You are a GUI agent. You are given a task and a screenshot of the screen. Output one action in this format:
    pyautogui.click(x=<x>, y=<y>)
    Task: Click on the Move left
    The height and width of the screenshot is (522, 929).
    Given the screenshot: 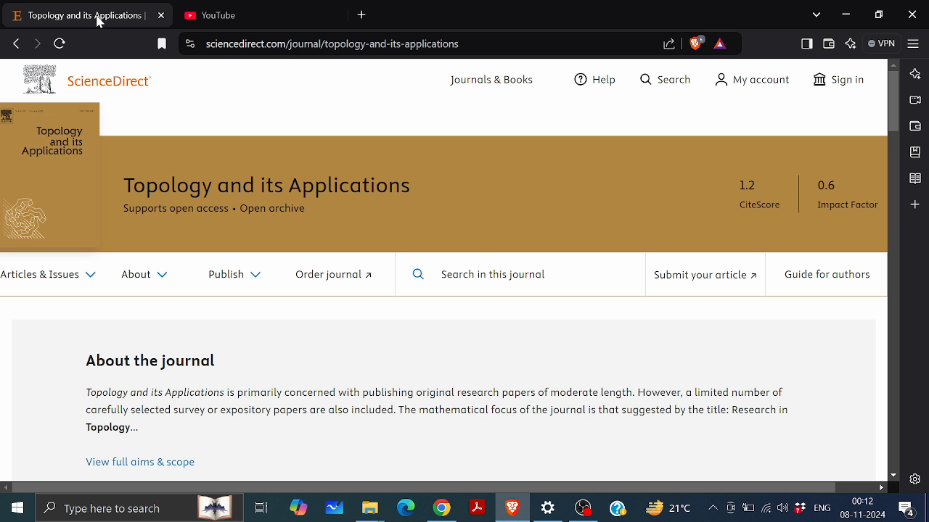 What is the action you would take?
    pyautogui.click(x=7, y=488)
    